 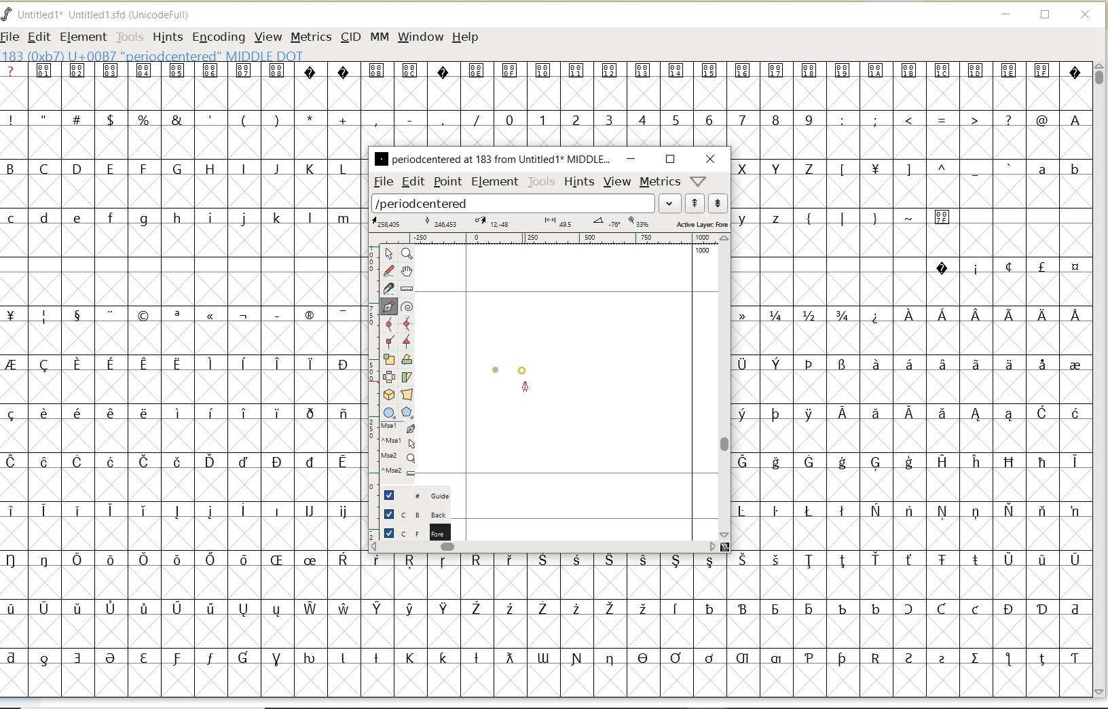 I want to click on lowercase letters, so click(x=767, y=217).